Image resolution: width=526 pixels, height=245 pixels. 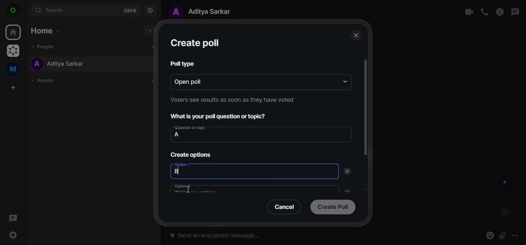 What do you see at coordinates (85, 10) in the screenshot?
I see `search` at bounding box center [85, 10].